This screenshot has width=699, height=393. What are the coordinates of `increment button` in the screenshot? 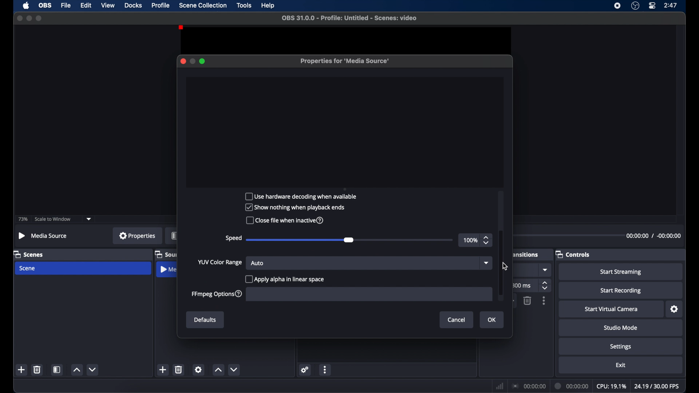 It's located at (76, 370).